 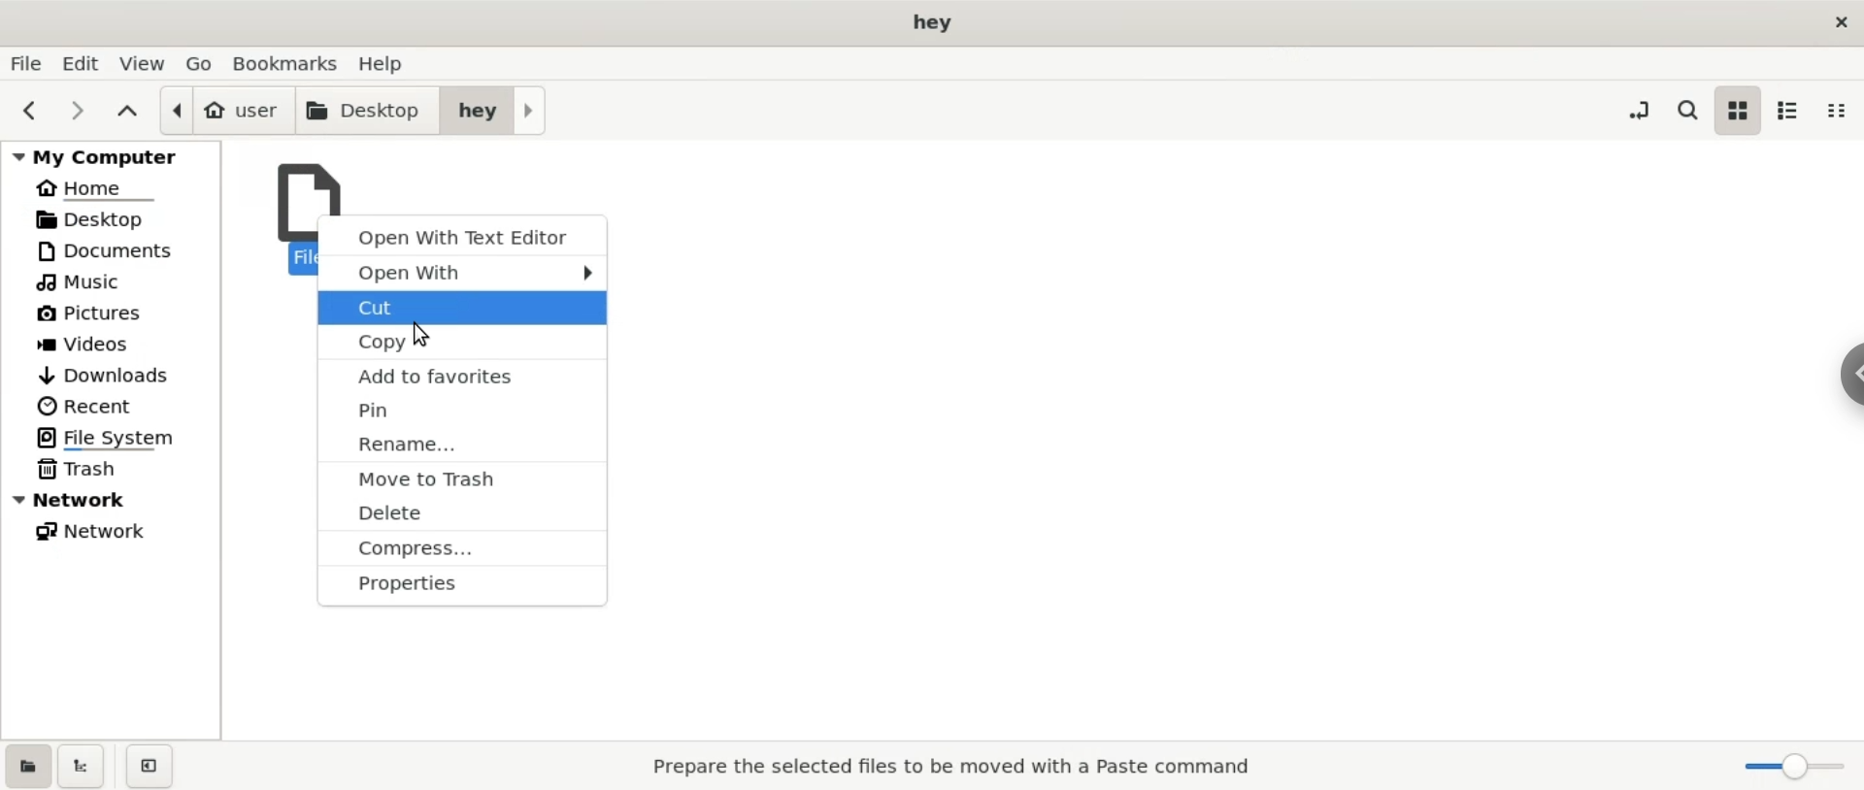 I want to click on desktop, so click(x=114, y=219).